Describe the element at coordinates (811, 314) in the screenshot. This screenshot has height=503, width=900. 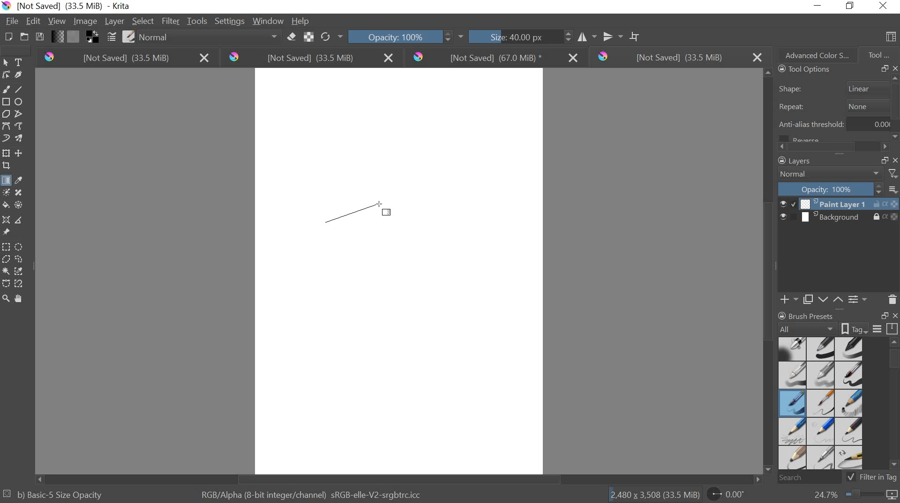
I see `BRUSH PROPERTIES` at that location.